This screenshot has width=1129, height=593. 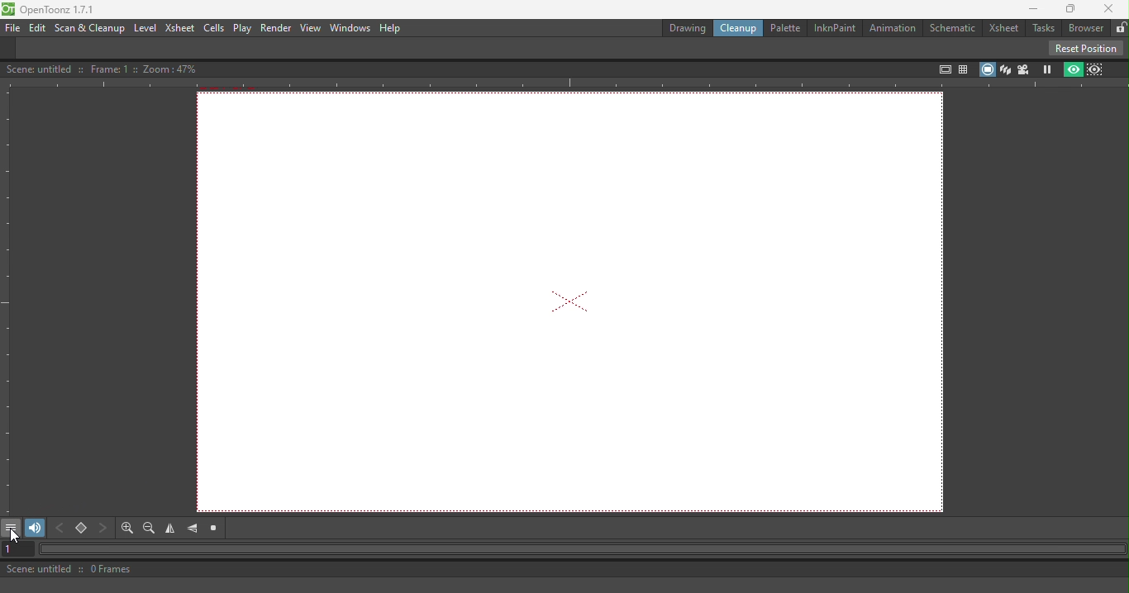 What do you see at coordinates (1003, 28) in the screenshot?
I see `Xsheet` at bounding box center [1003, 28].